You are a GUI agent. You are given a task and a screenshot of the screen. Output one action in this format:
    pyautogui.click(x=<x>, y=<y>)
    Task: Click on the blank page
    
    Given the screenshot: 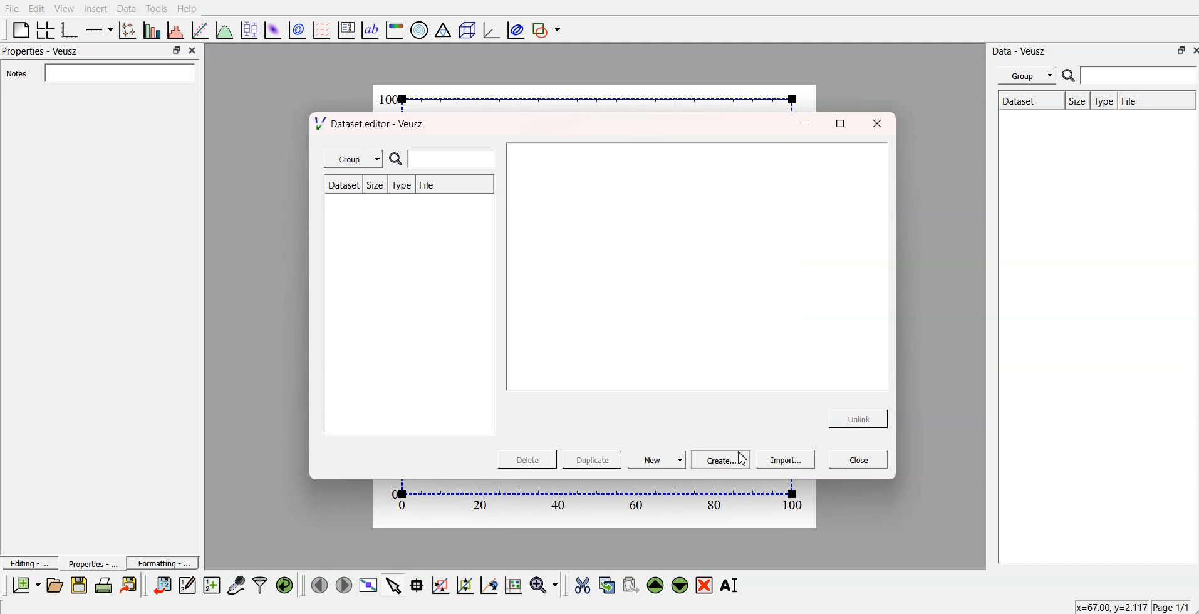 What is the action you would take?
    pyautogui.click(x=21, y=29)
    